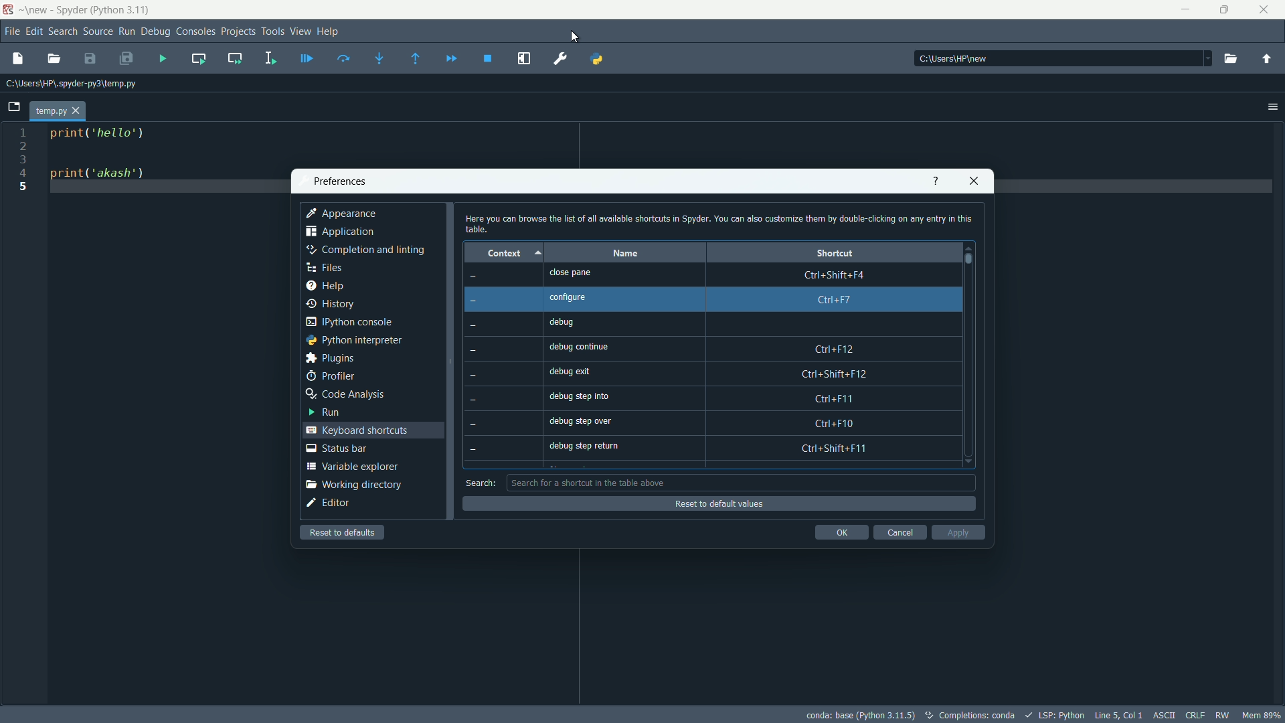 The height and width of the screenshot is (723, 1285). What do you see at coordinates (717, 223) in the screenshot?
I see `text - Here you can browse the list of all available shortcuts in Spyder. You can also customize them by double-clicking on any entry in this table.` at bounding box center [717, 223].